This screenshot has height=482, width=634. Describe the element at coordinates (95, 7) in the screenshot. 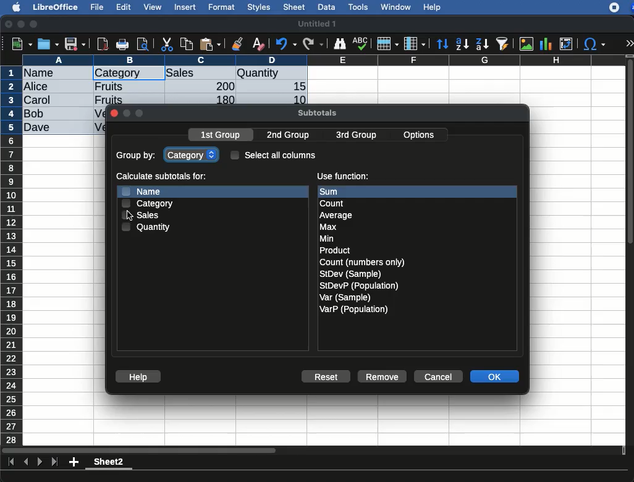

I see `file` at that location.